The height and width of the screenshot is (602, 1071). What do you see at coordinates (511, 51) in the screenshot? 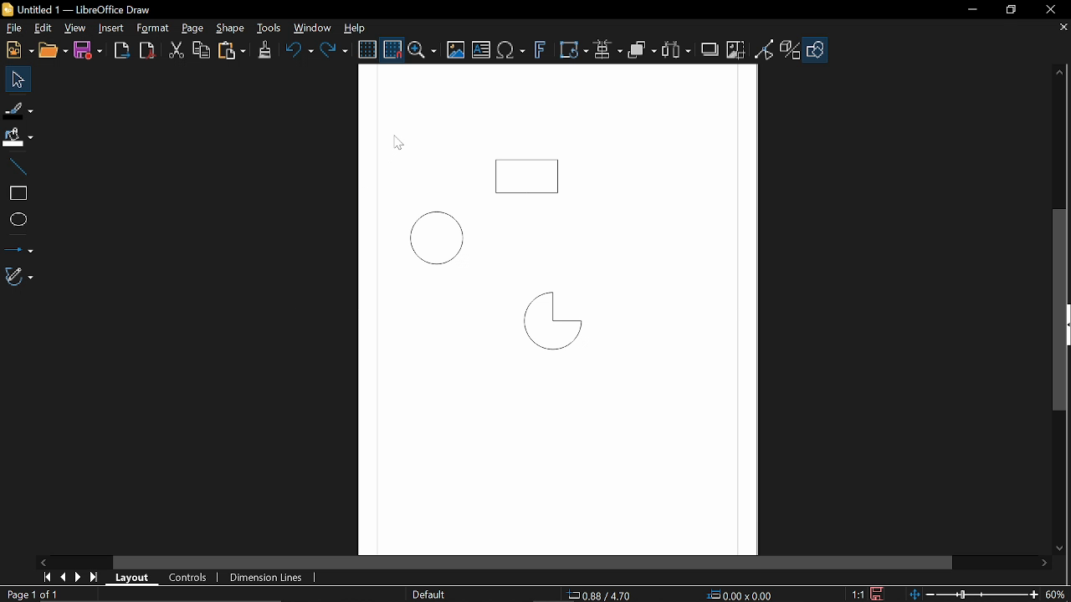
I see `Insert text` at bounding box center [511, 51].